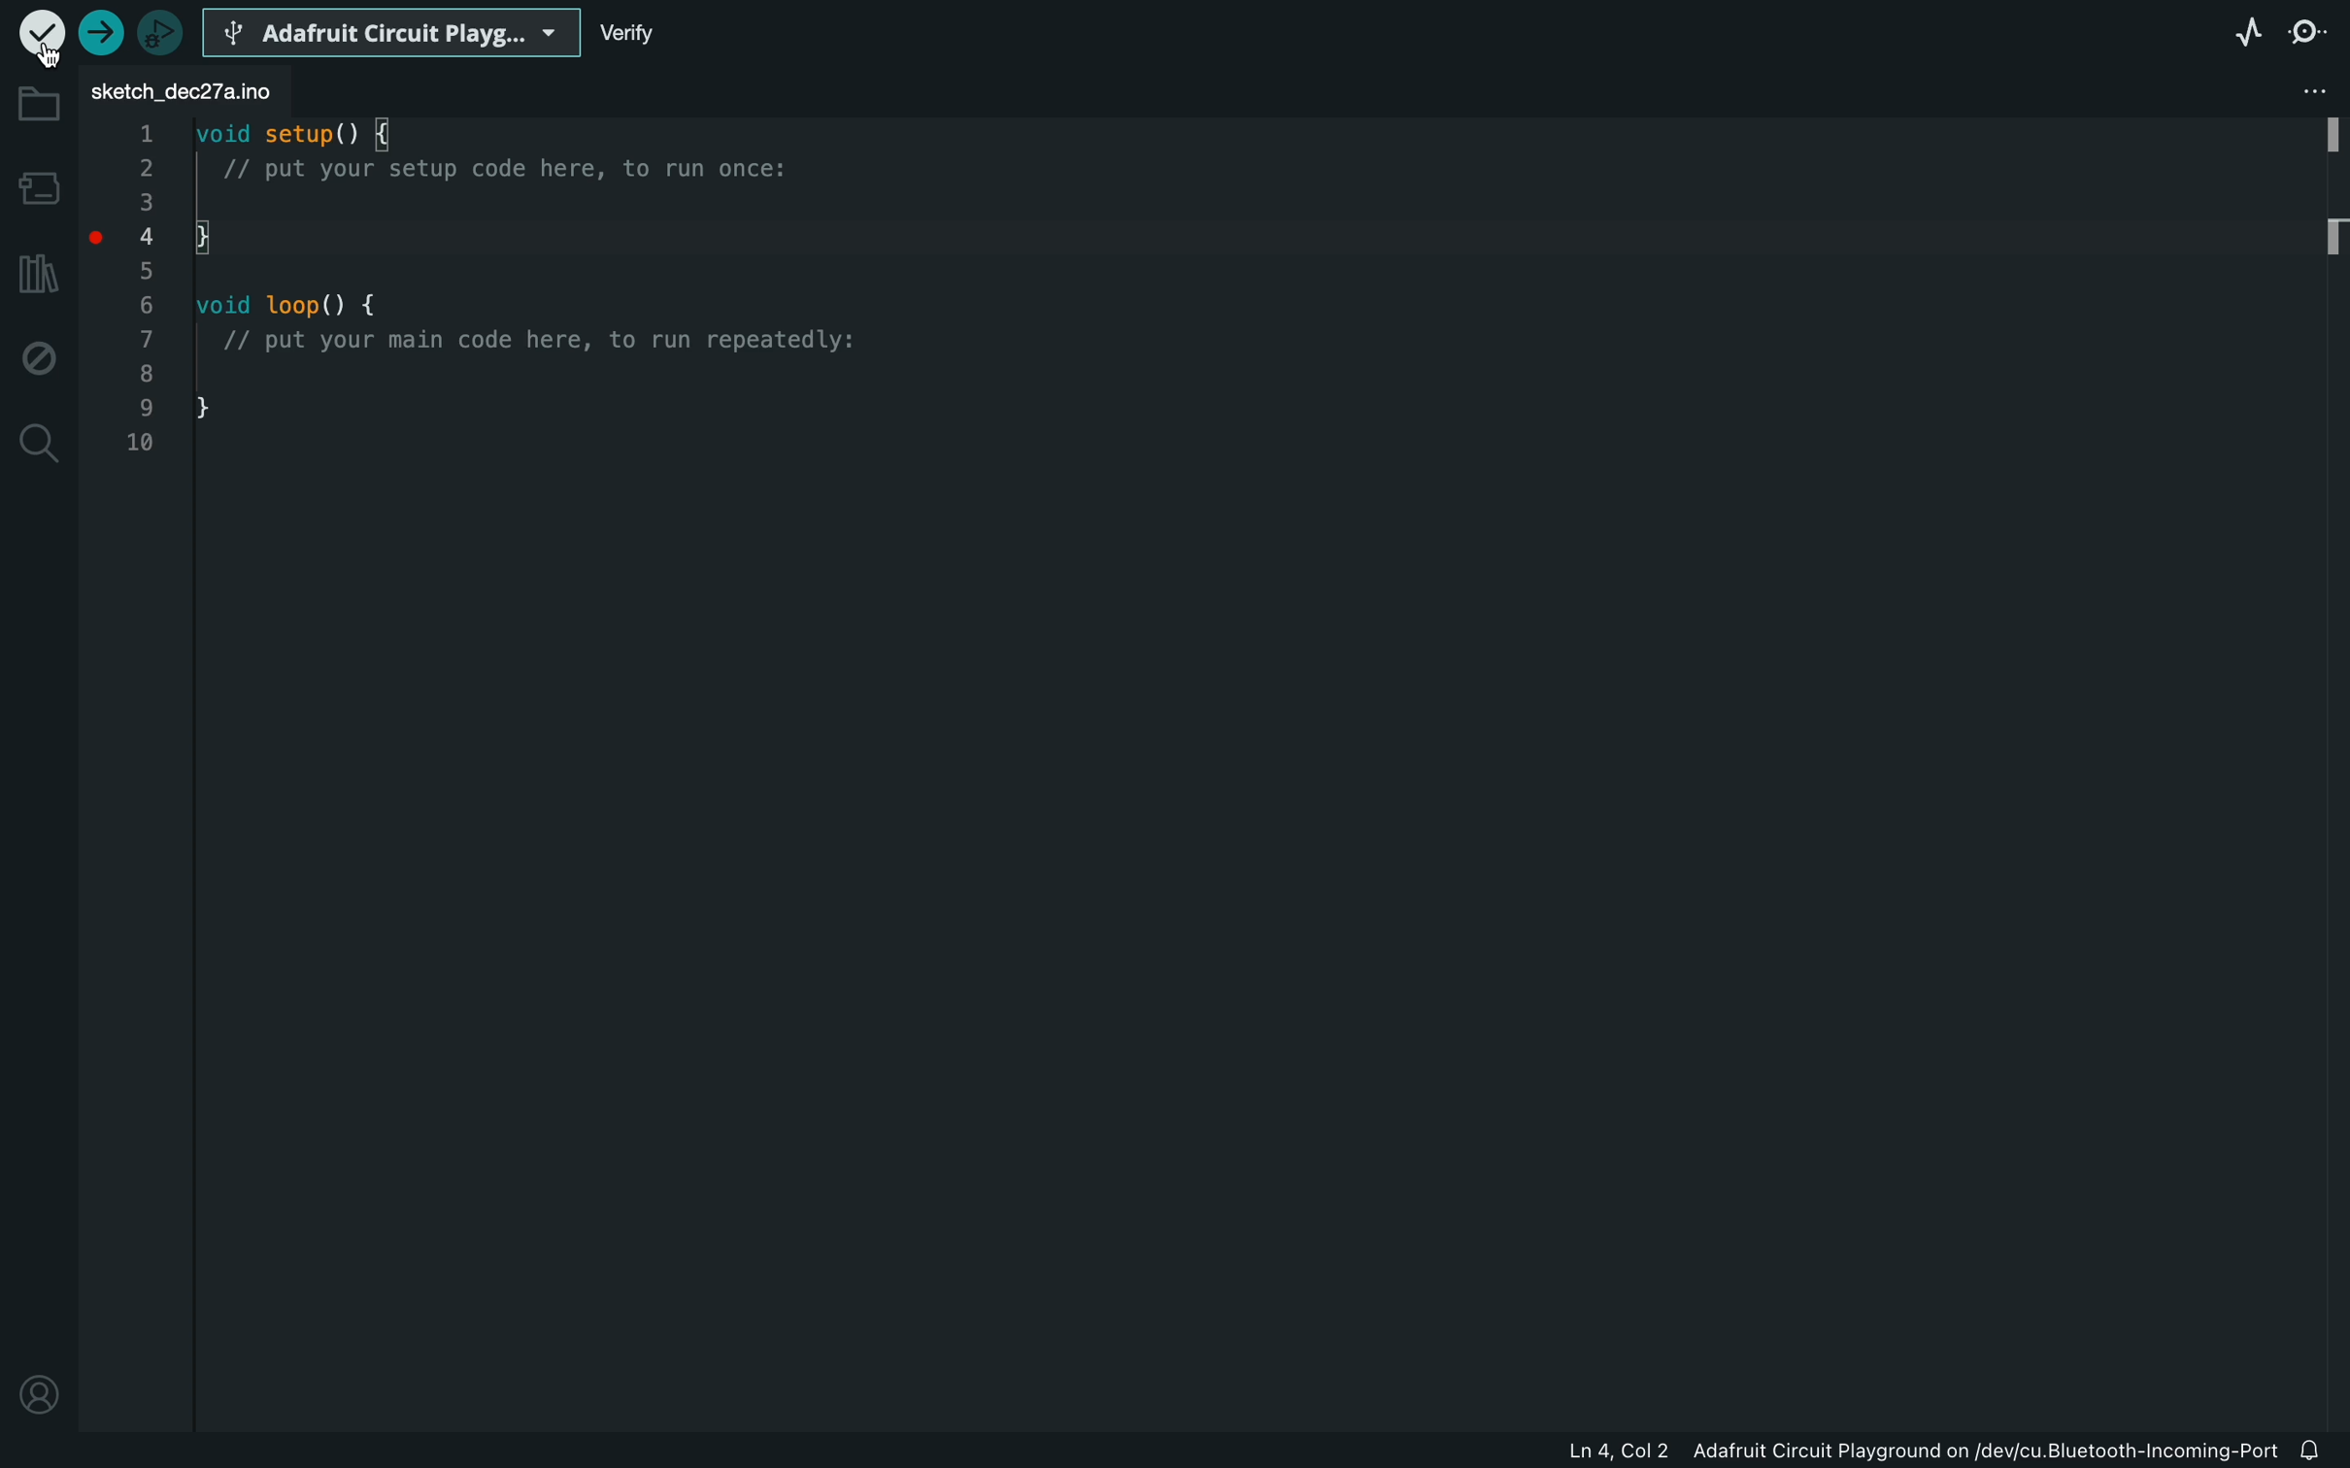 The width and height of the screenshot is (2350, 1468). What do you see at coordinates (37, 187) in the screenshot?
I see `board manager` at bounding box center [37, 187].